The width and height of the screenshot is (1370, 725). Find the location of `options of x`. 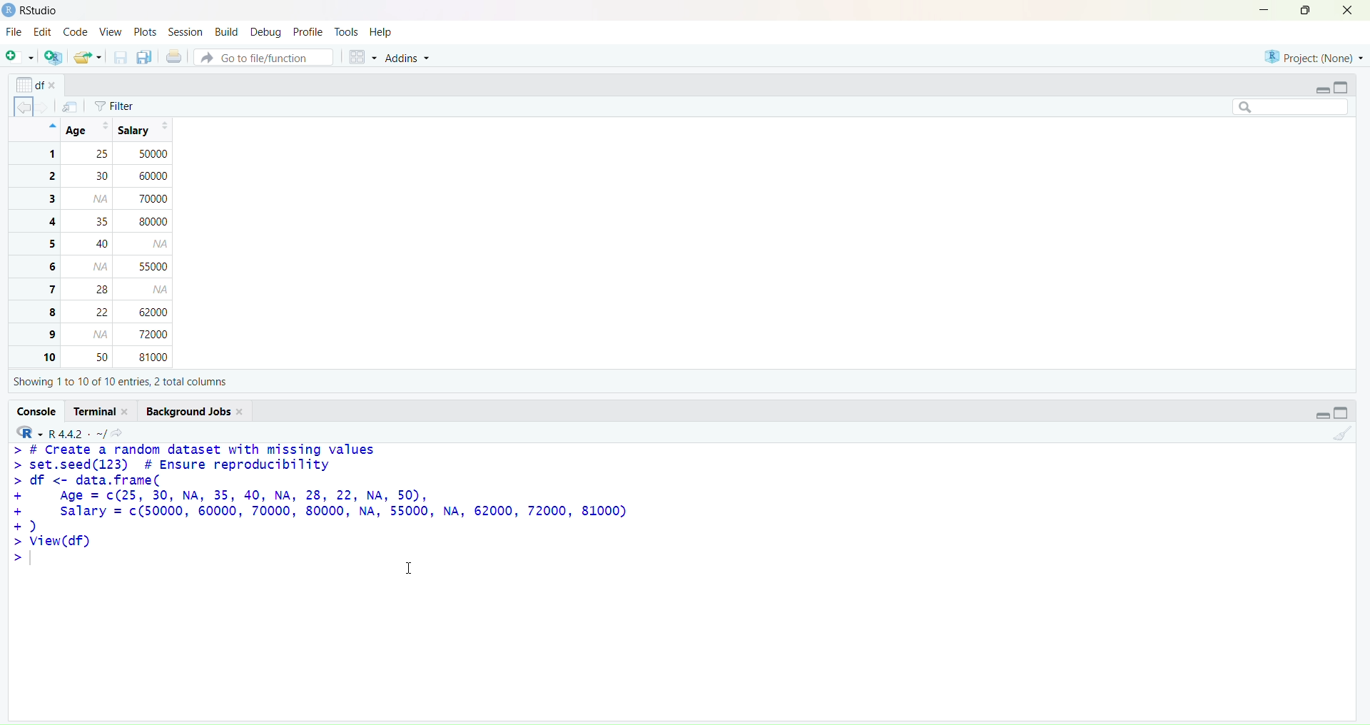

options of x is located at coordinates (38, 84).